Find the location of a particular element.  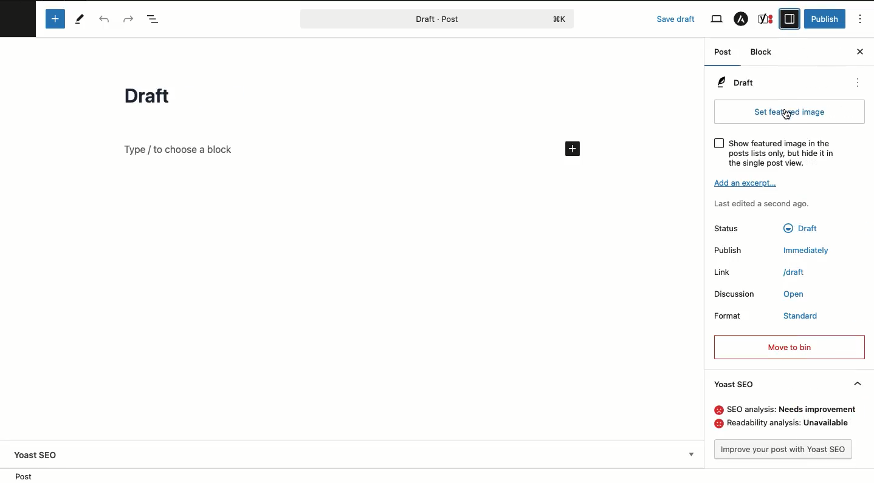

Add new block is located at coordinates (180, 149).